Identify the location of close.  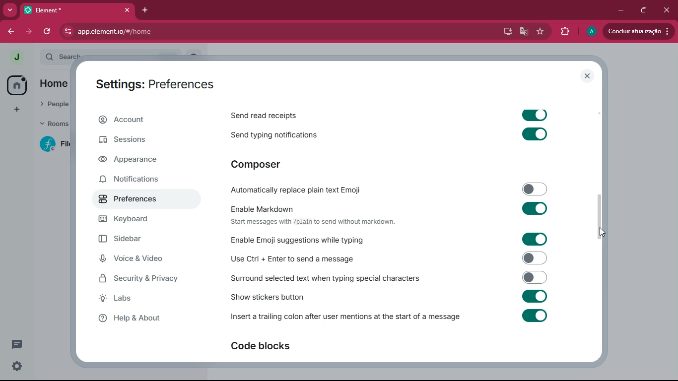
(588, 76).